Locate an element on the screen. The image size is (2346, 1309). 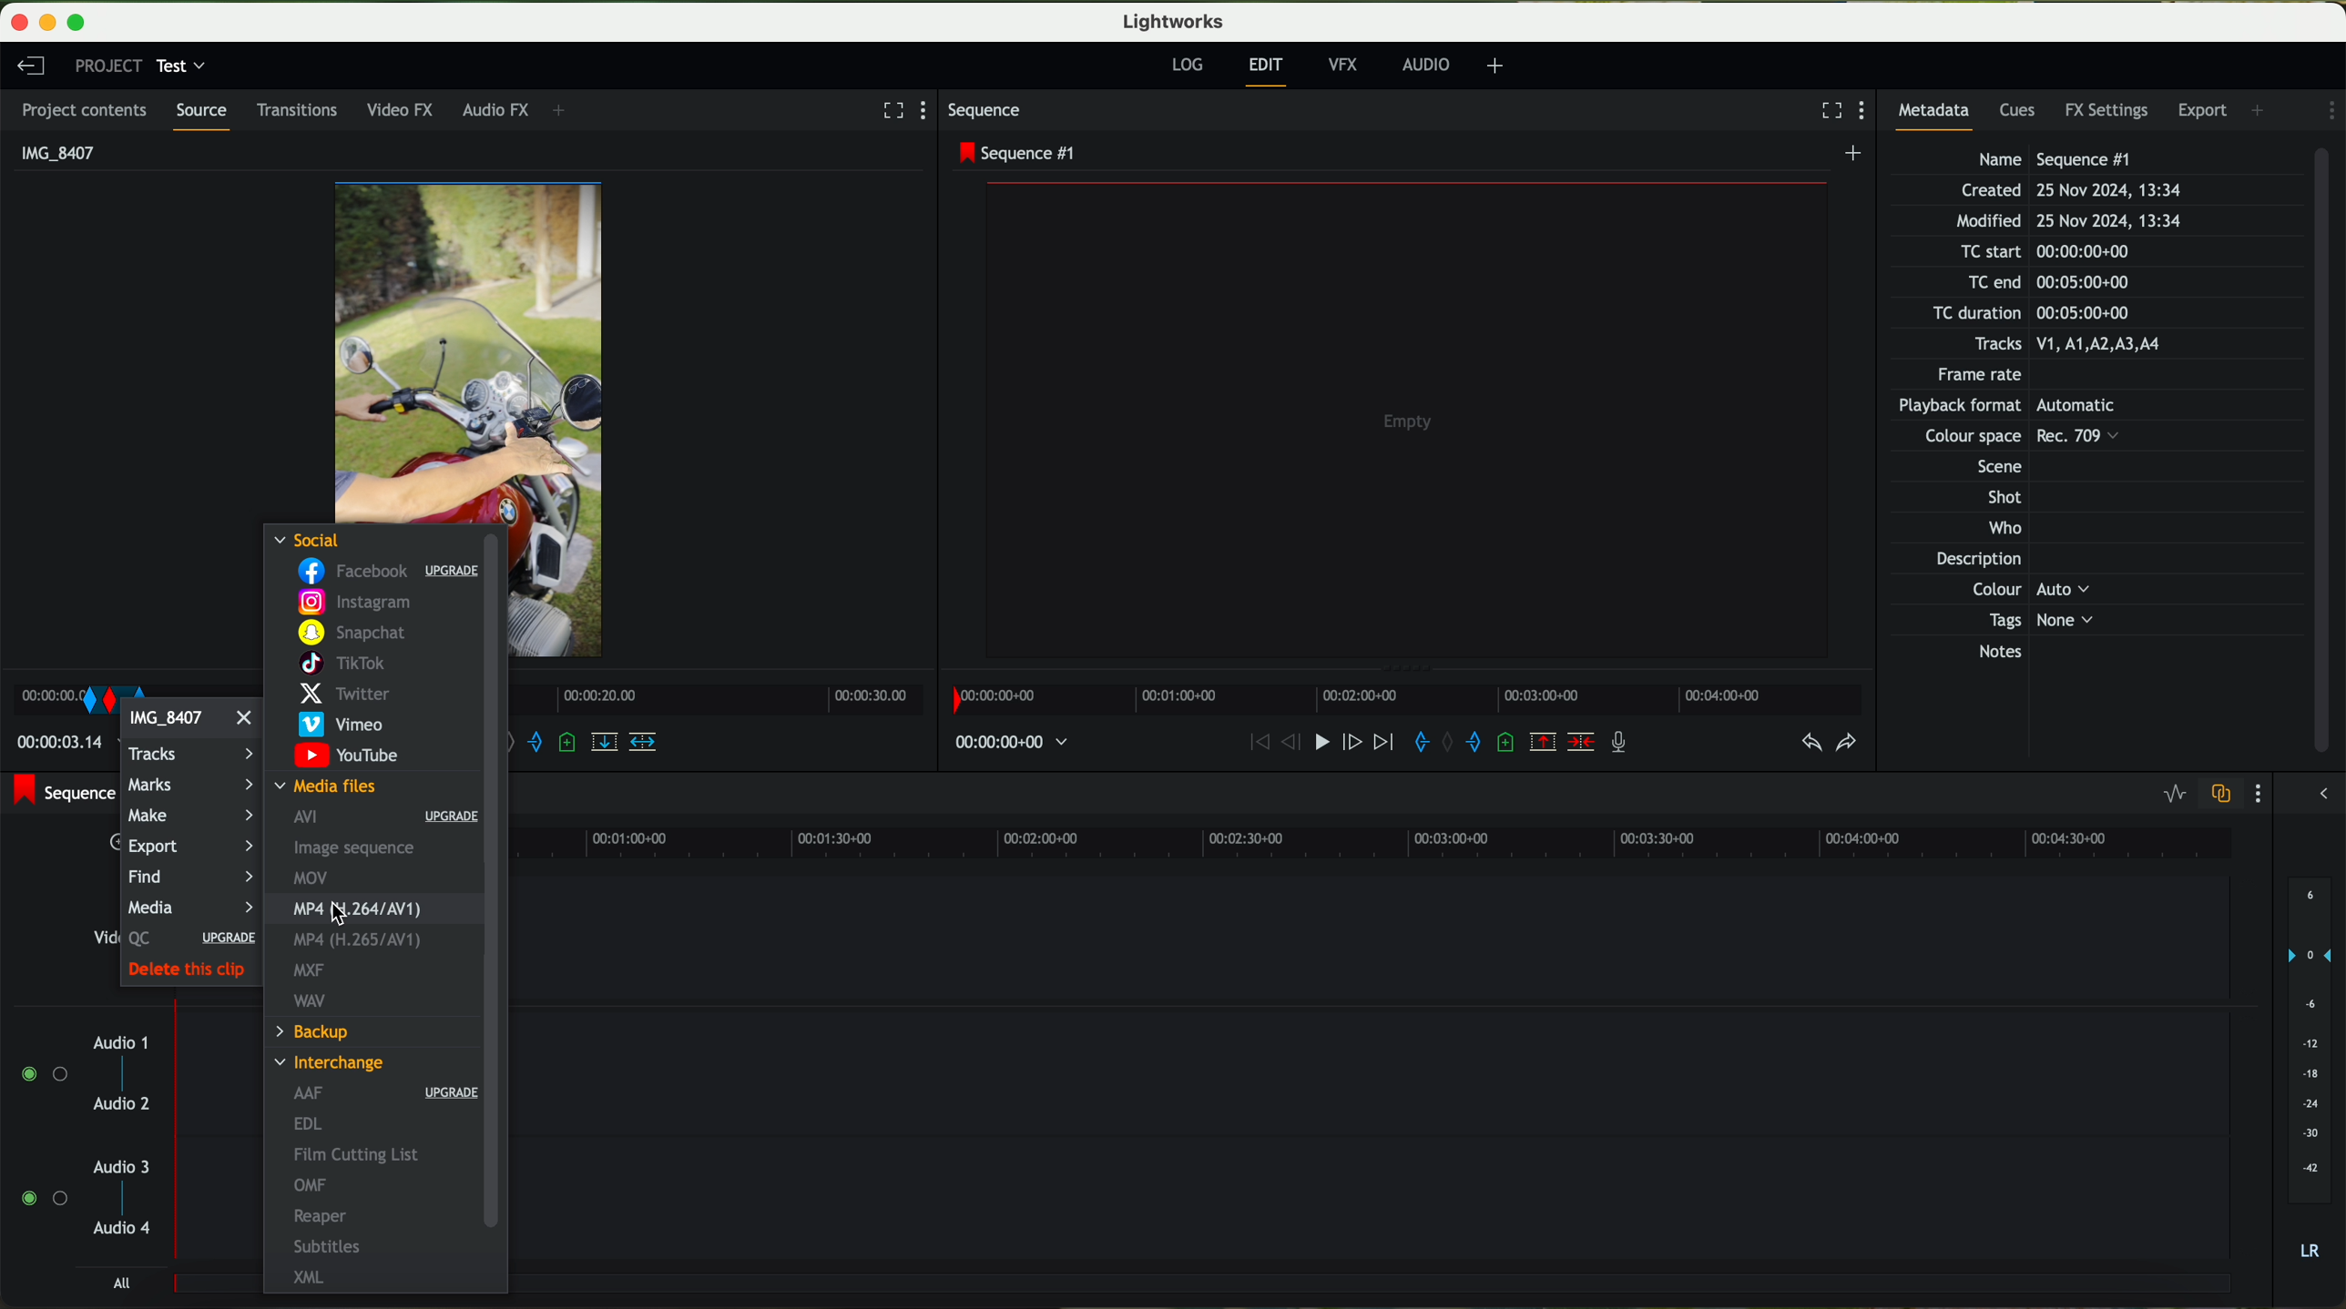
add an out mark is located at coordinates (535, 747).